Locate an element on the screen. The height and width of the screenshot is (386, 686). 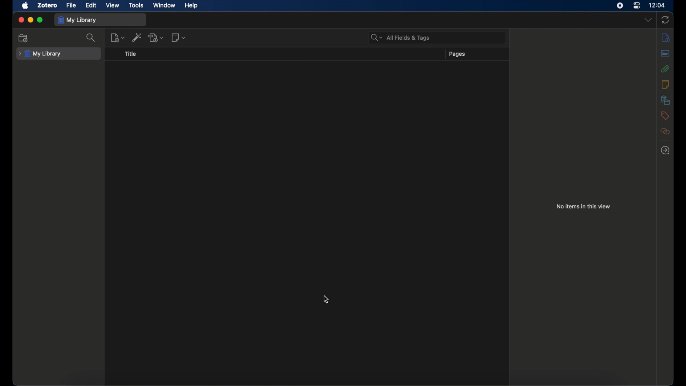
my library is located at coordinates (39, 54).